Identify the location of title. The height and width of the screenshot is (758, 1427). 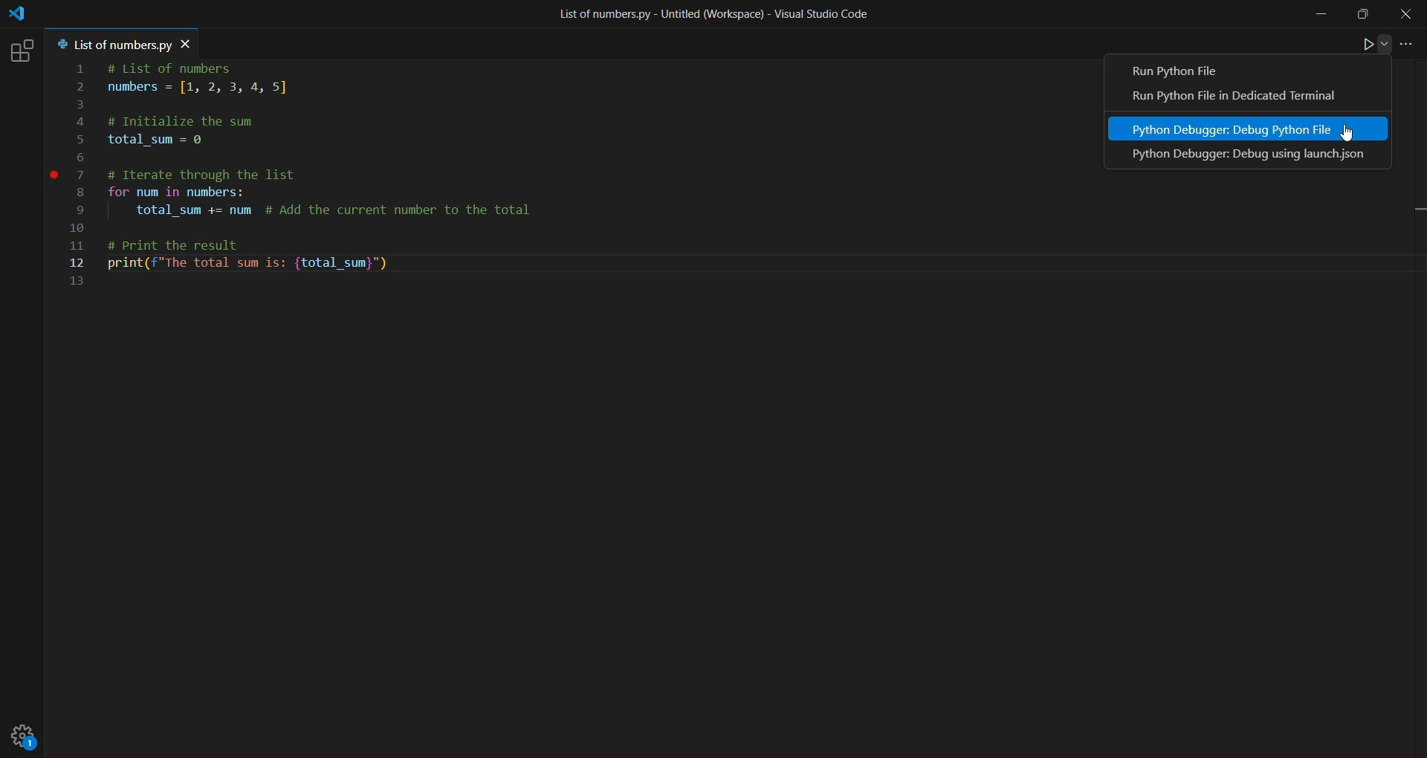
(710, 13).